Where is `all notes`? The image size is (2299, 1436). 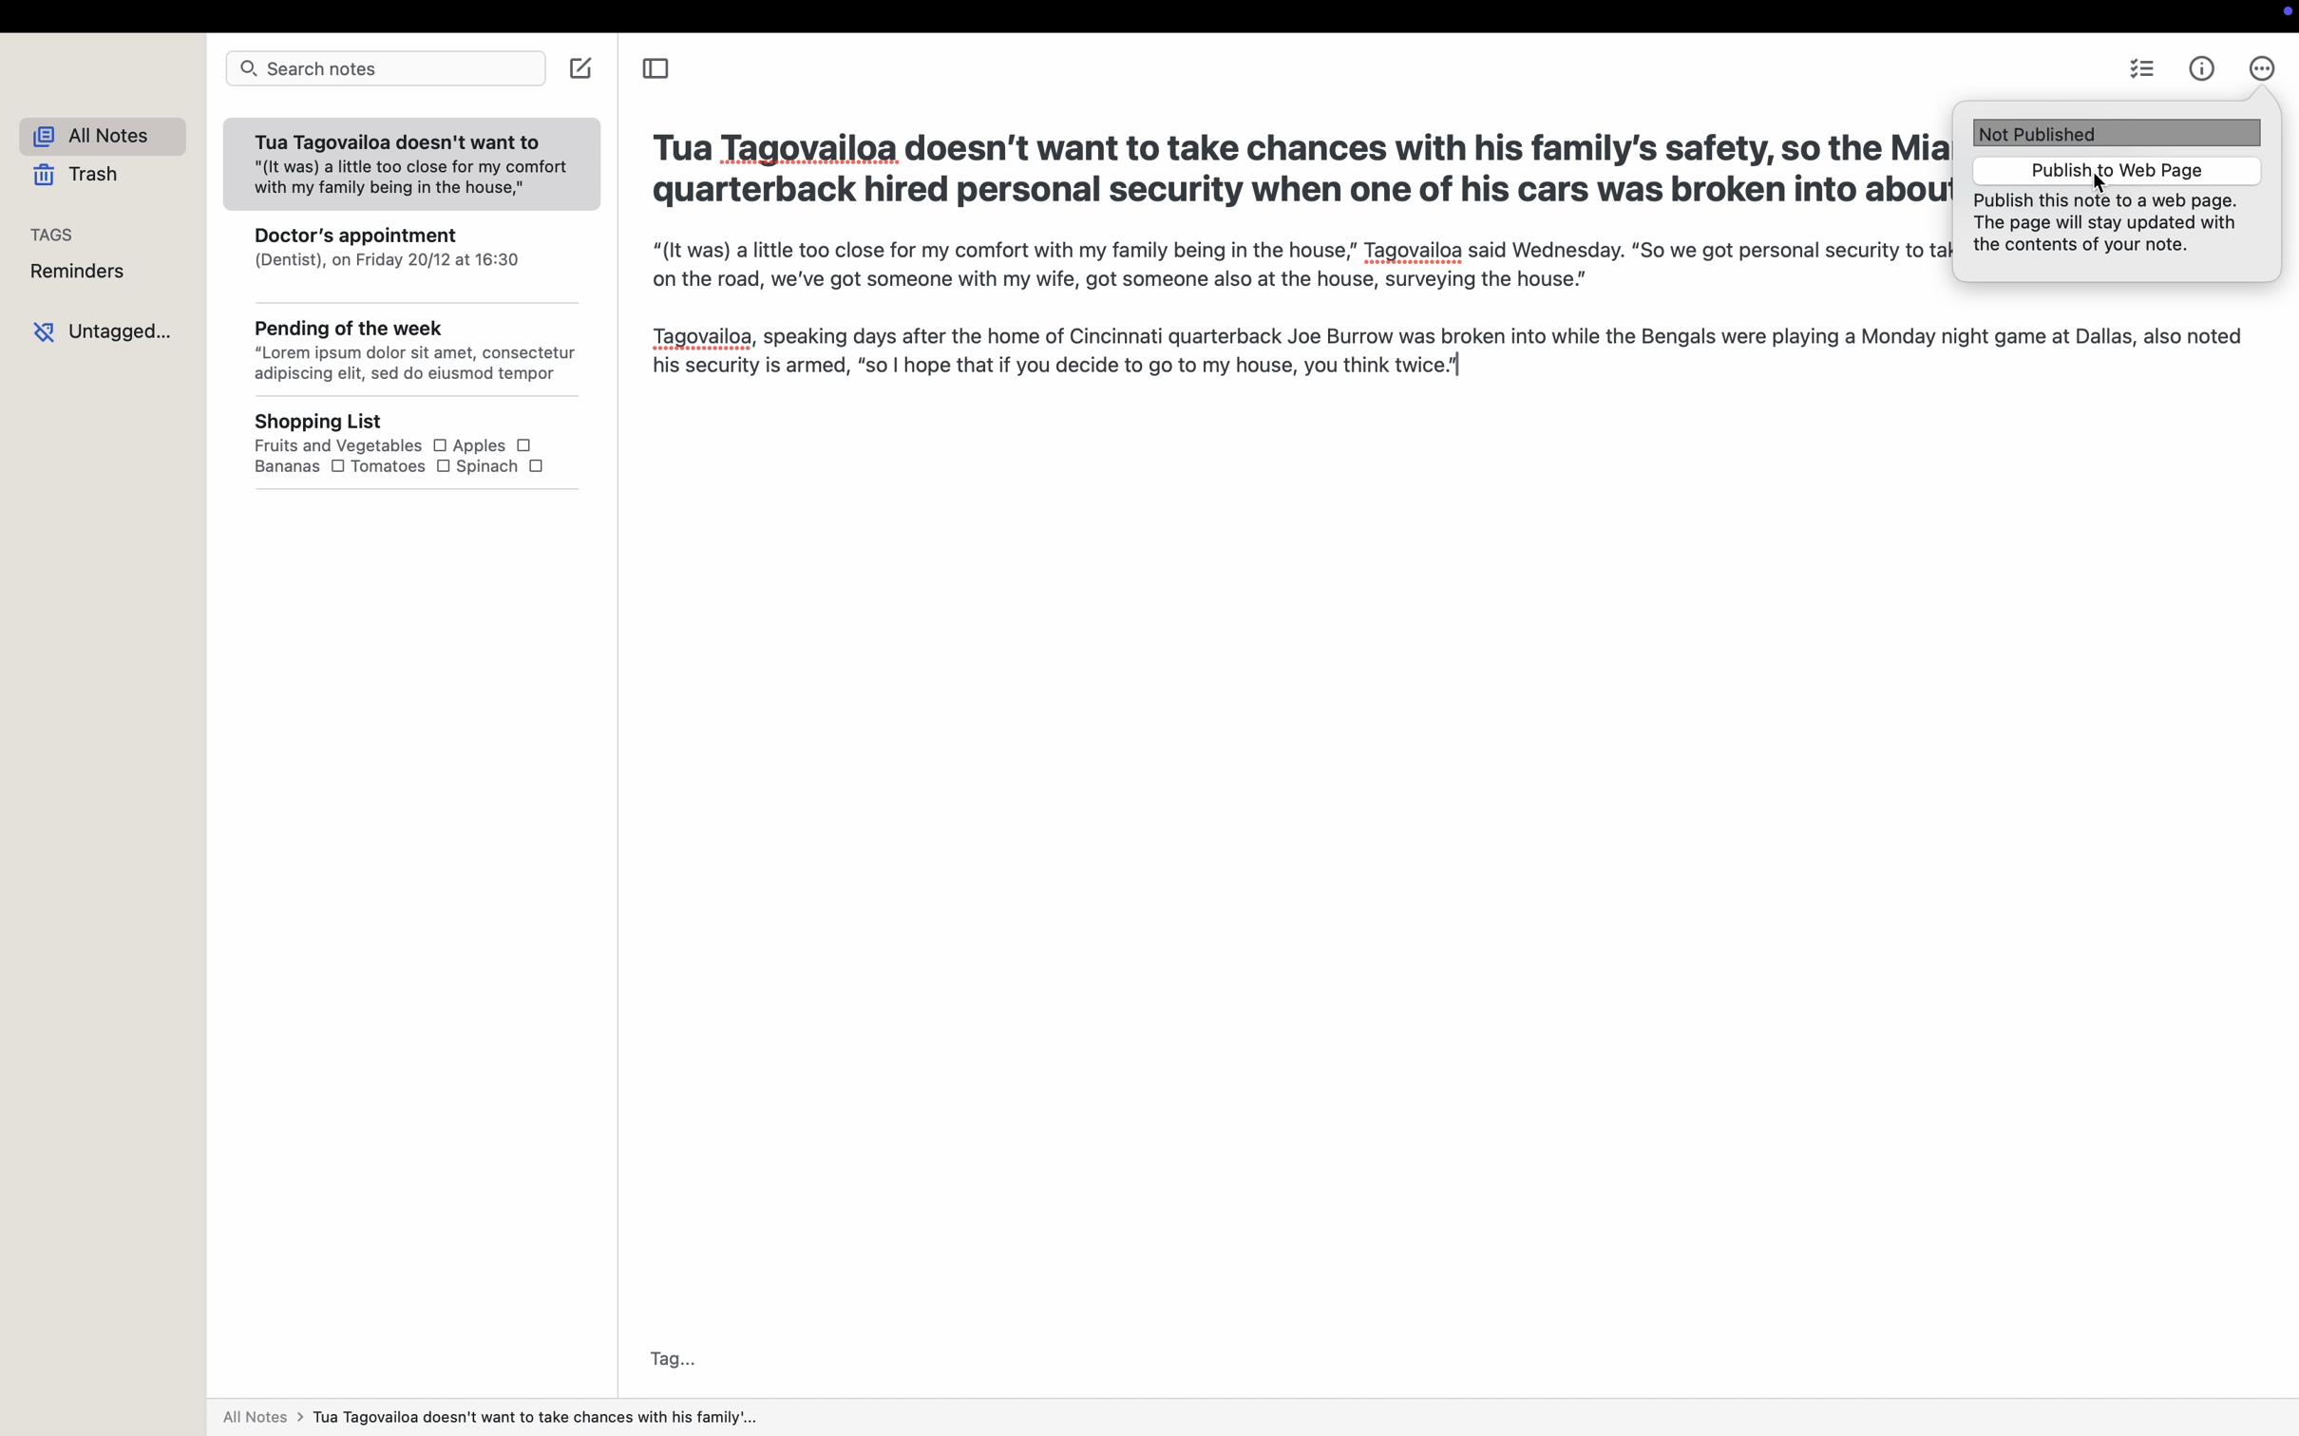 all notes is located at coordinates (110, 138).